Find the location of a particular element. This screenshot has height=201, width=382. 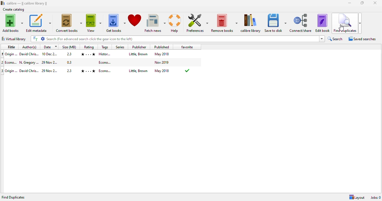

logo is located at coordinates (3, 3).